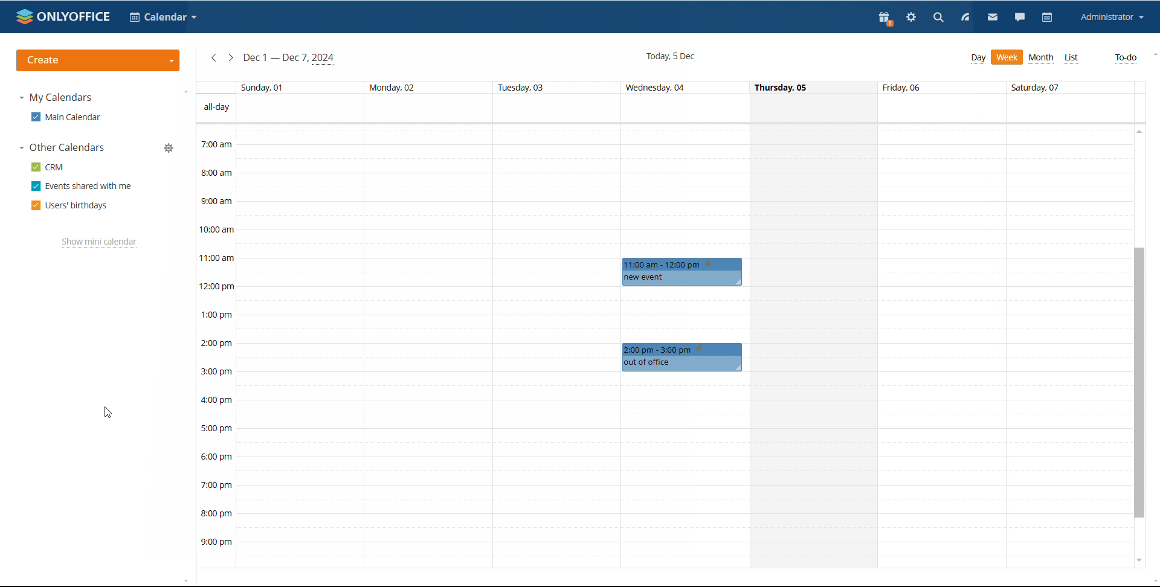 The image size is (1160, 587). I want to click on 30 min span, so click(493, 237).